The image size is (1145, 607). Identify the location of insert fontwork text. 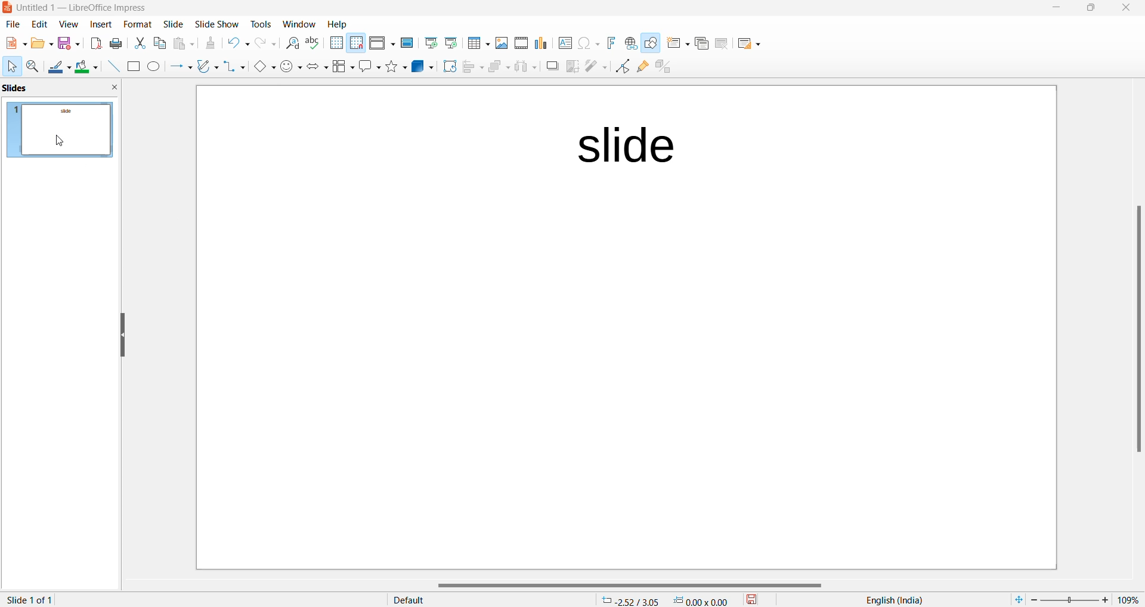
(611, 42).